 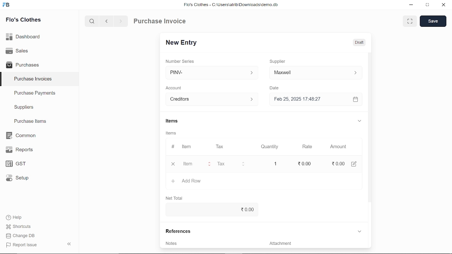 I want to click on J Report Issue, so click(x=20, y=245).